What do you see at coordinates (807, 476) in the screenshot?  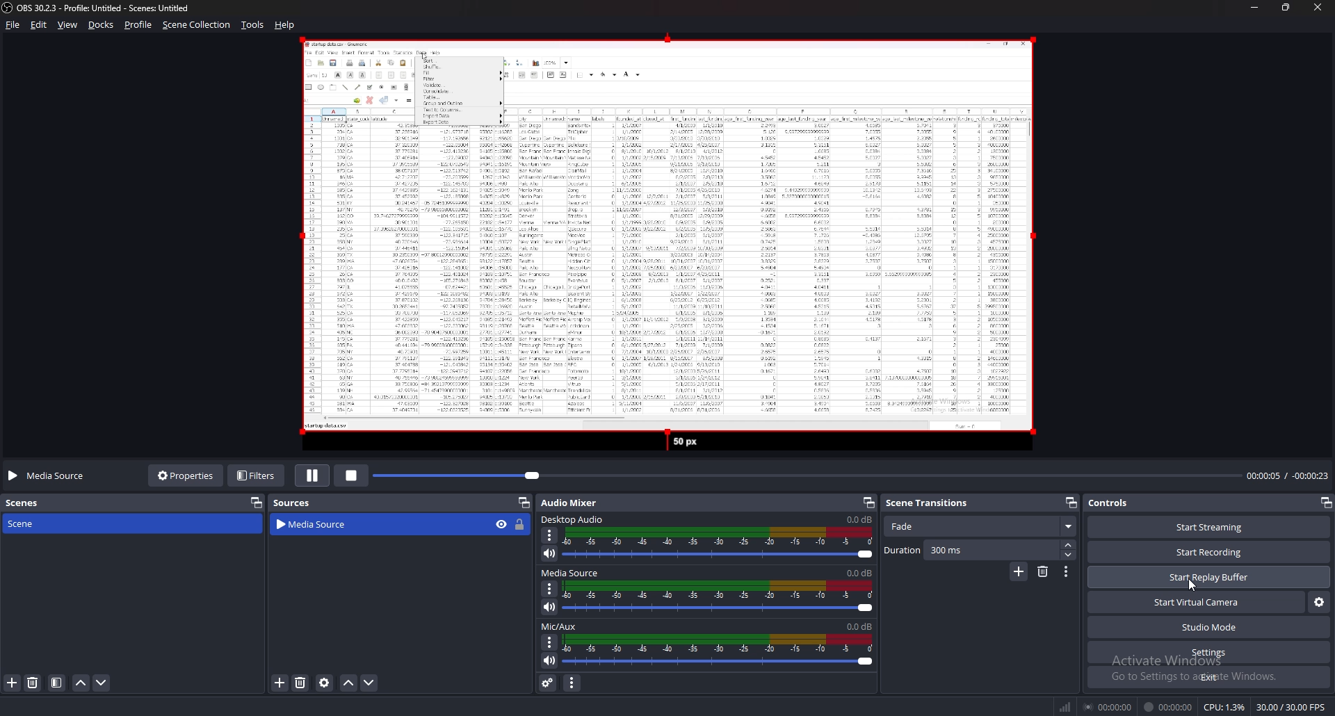 I see `seek` at bounding box center [807, 476].